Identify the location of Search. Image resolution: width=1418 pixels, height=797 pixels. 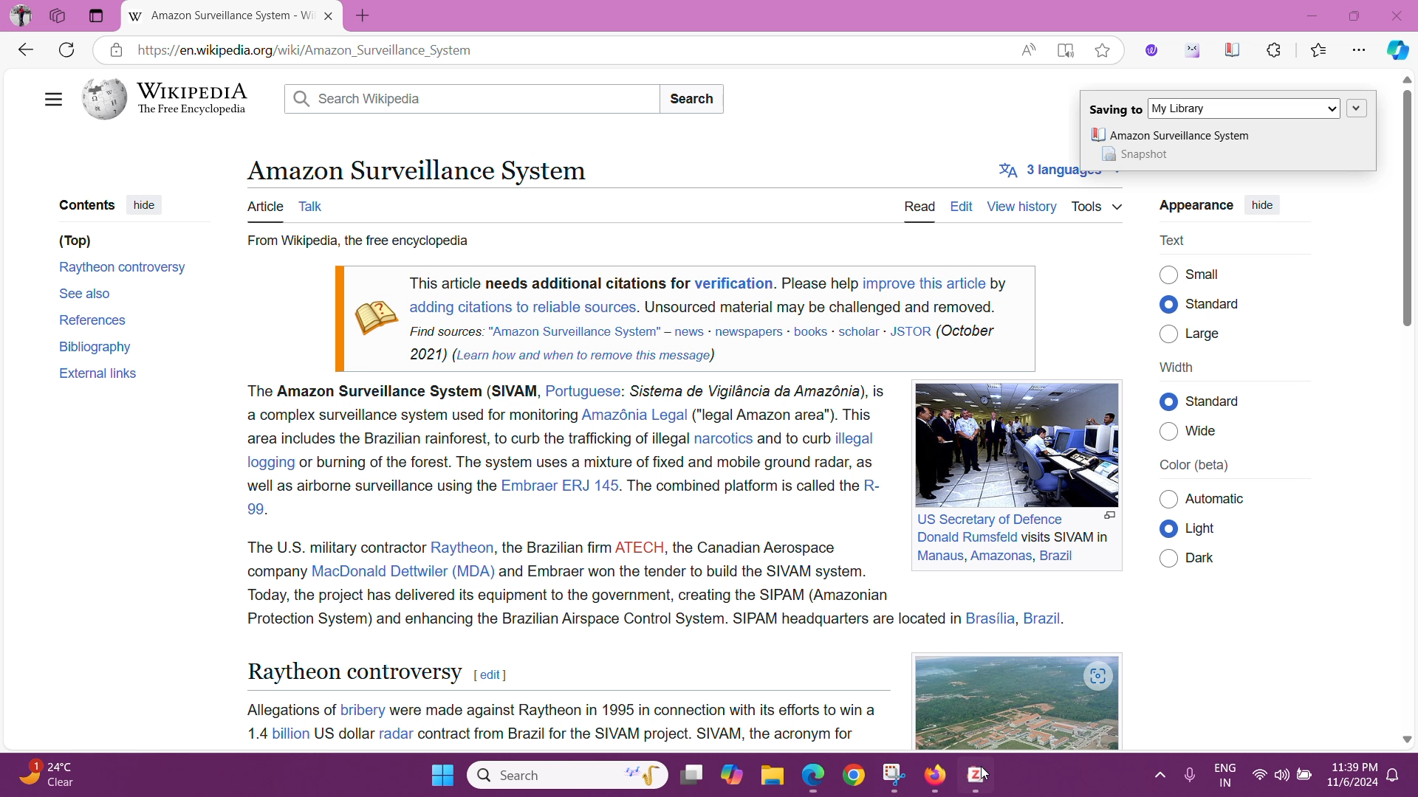
(473, 100).